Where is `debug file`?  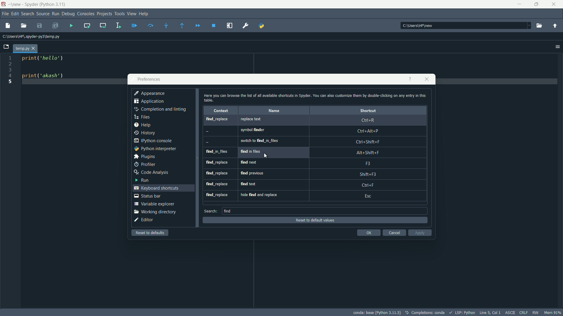
debug file is located at coordinates (136, 27).